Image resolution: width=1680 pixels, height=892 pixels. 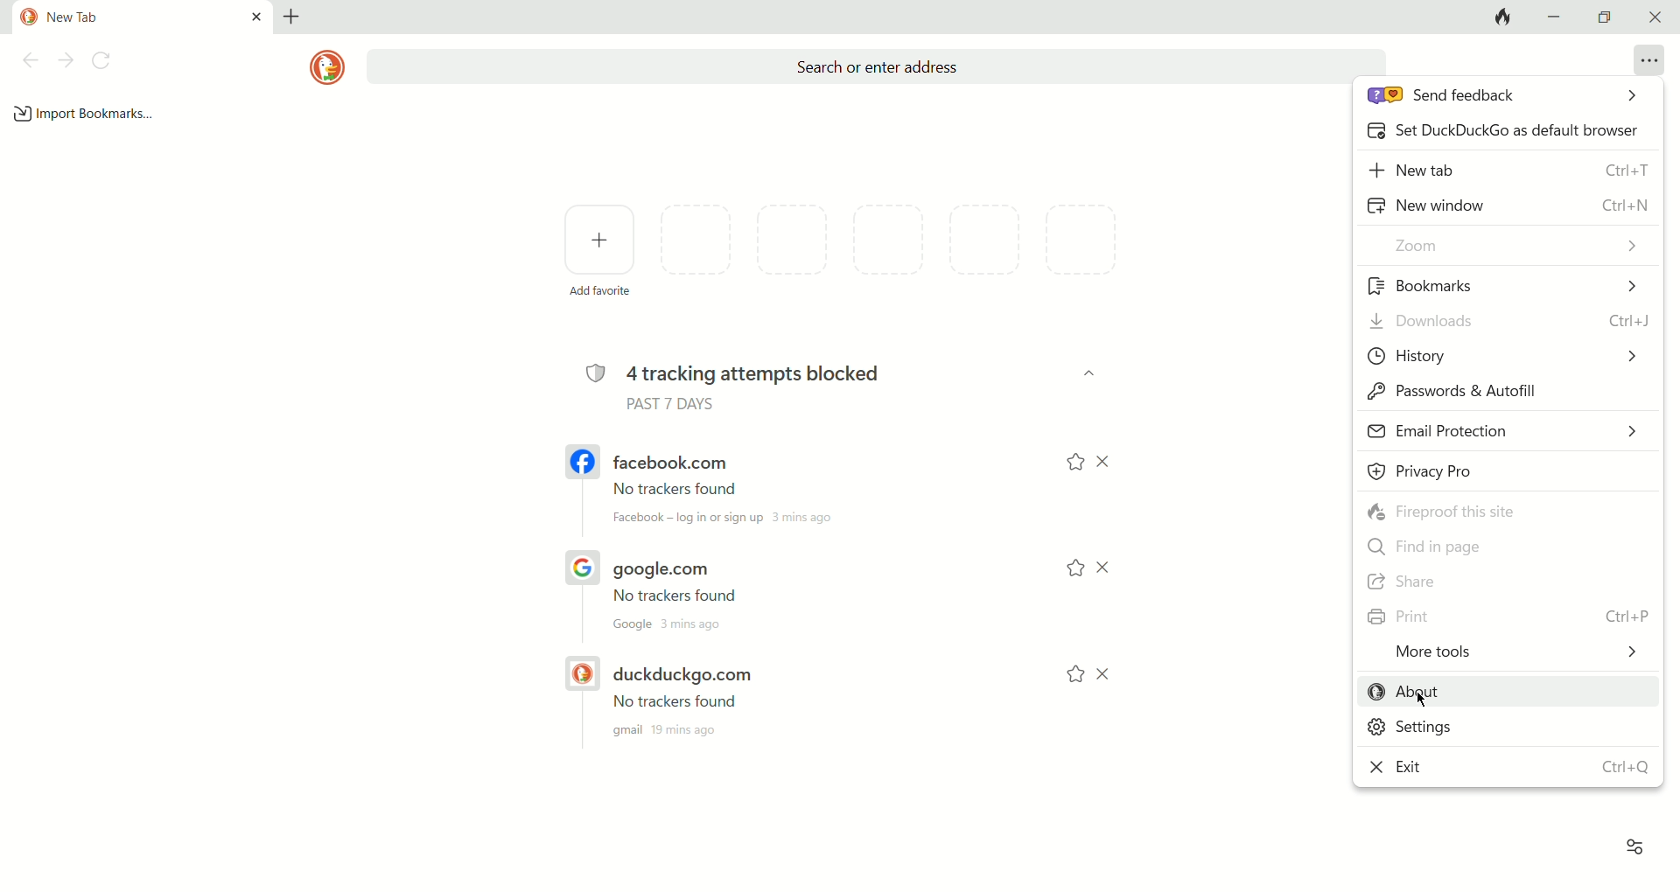 What do you see at coordinates (1501, 511) in the screenshot?
I see `fireproof this site` at bounding box center [1501, 511].